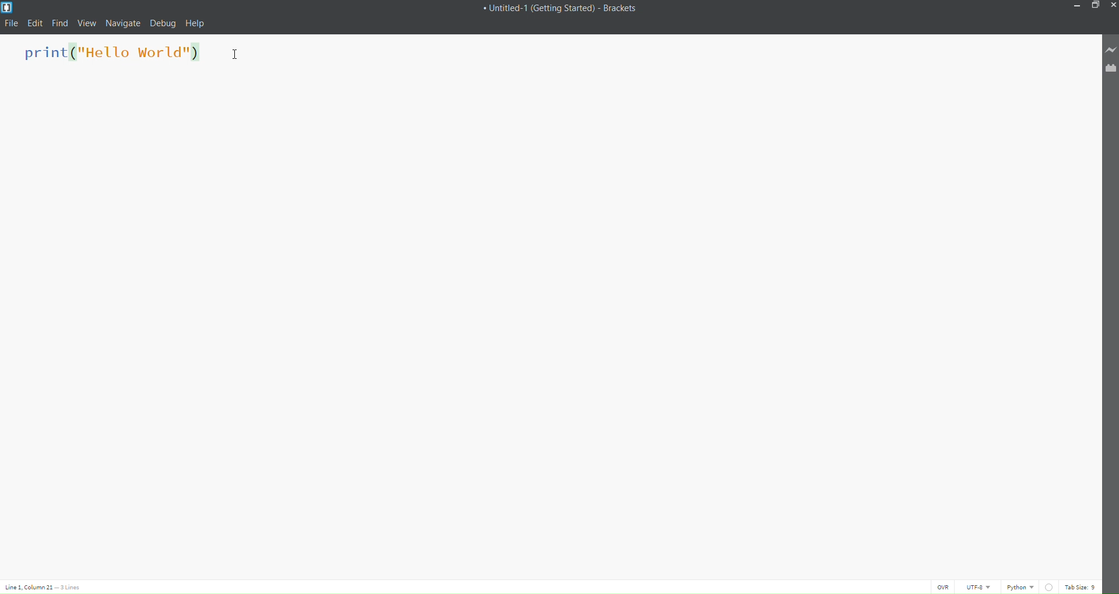 This screenshot has width=1119, height=594. I want to click on lines and columns, so click(44, 587).